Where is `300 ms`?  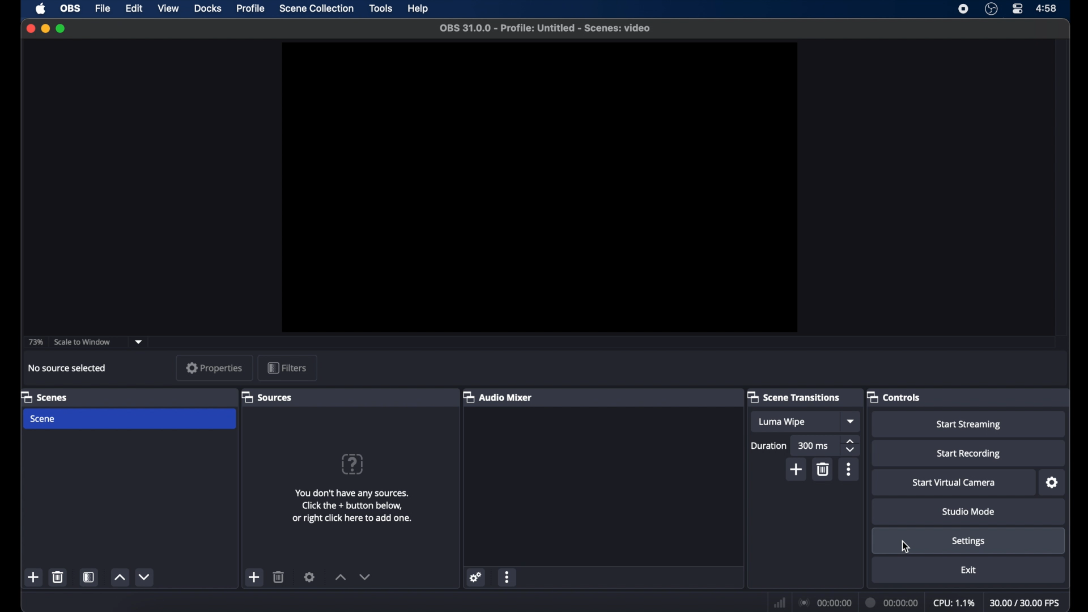 300 ms is located at coordinates (814, 445).